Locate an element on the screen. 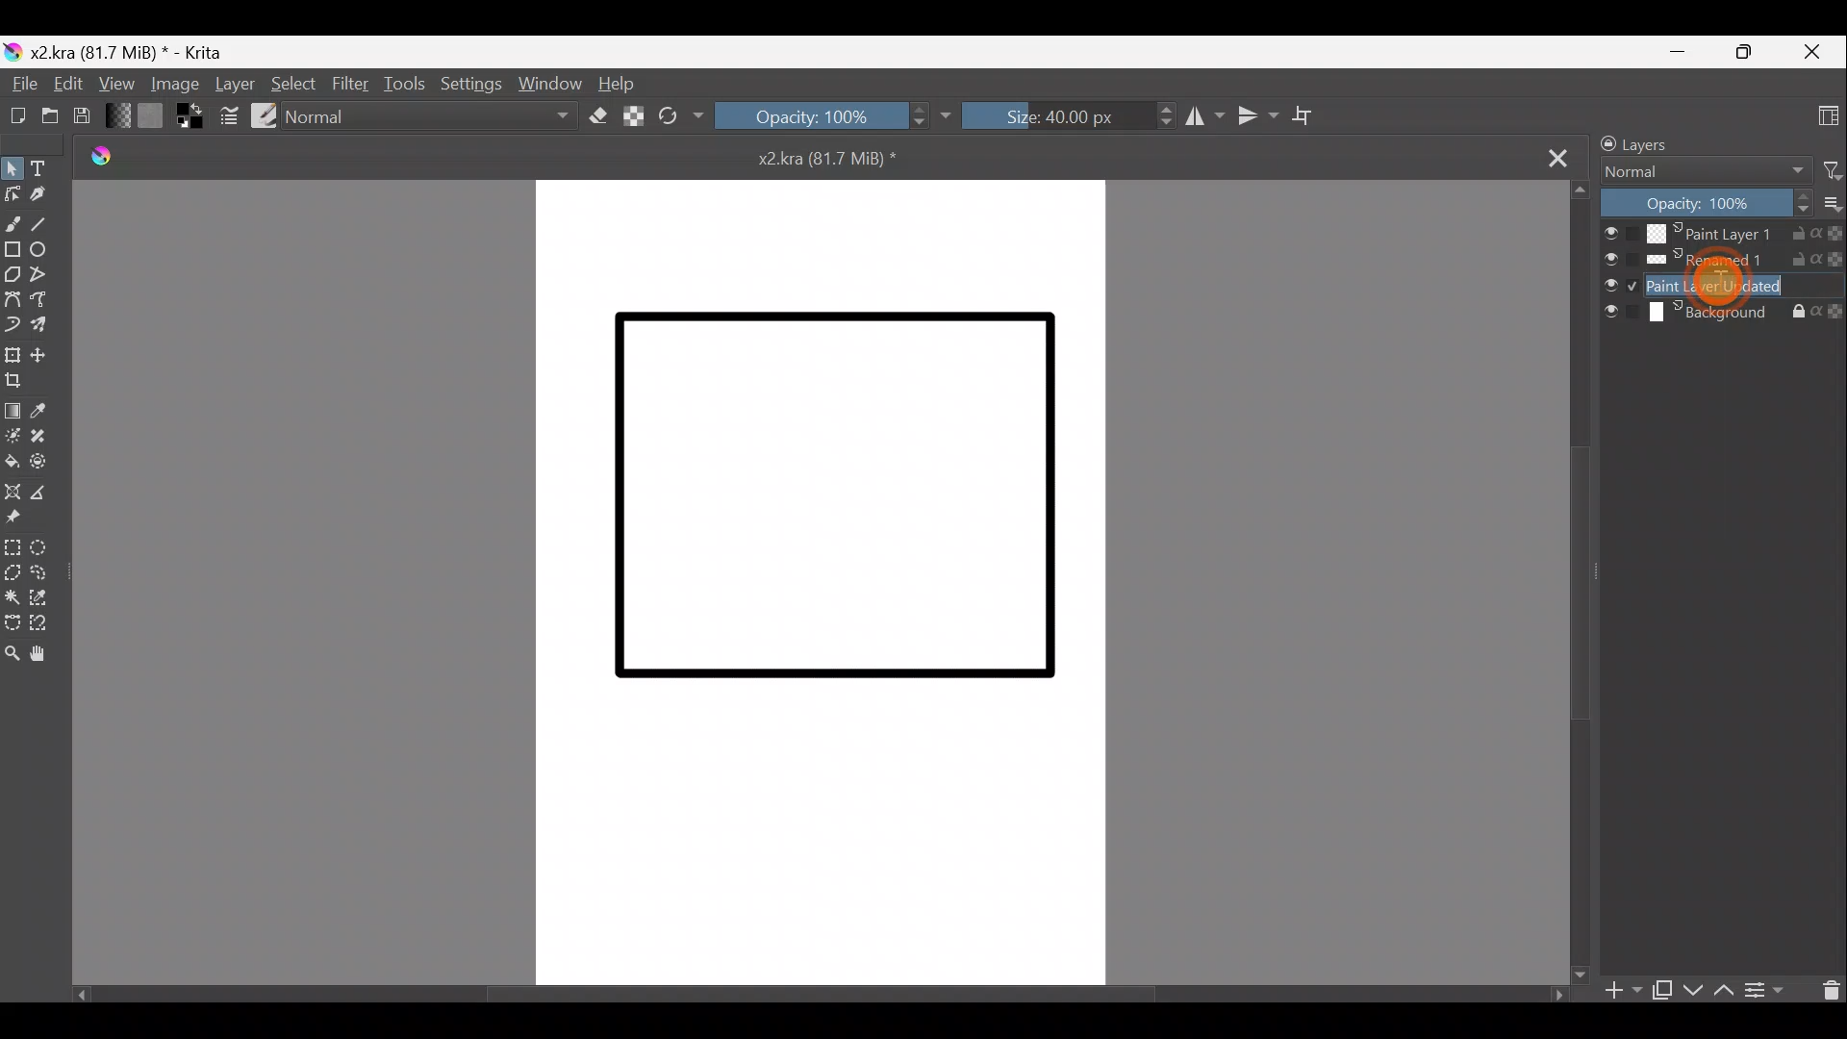  Open an existing document is located at coordinates (52, 114).